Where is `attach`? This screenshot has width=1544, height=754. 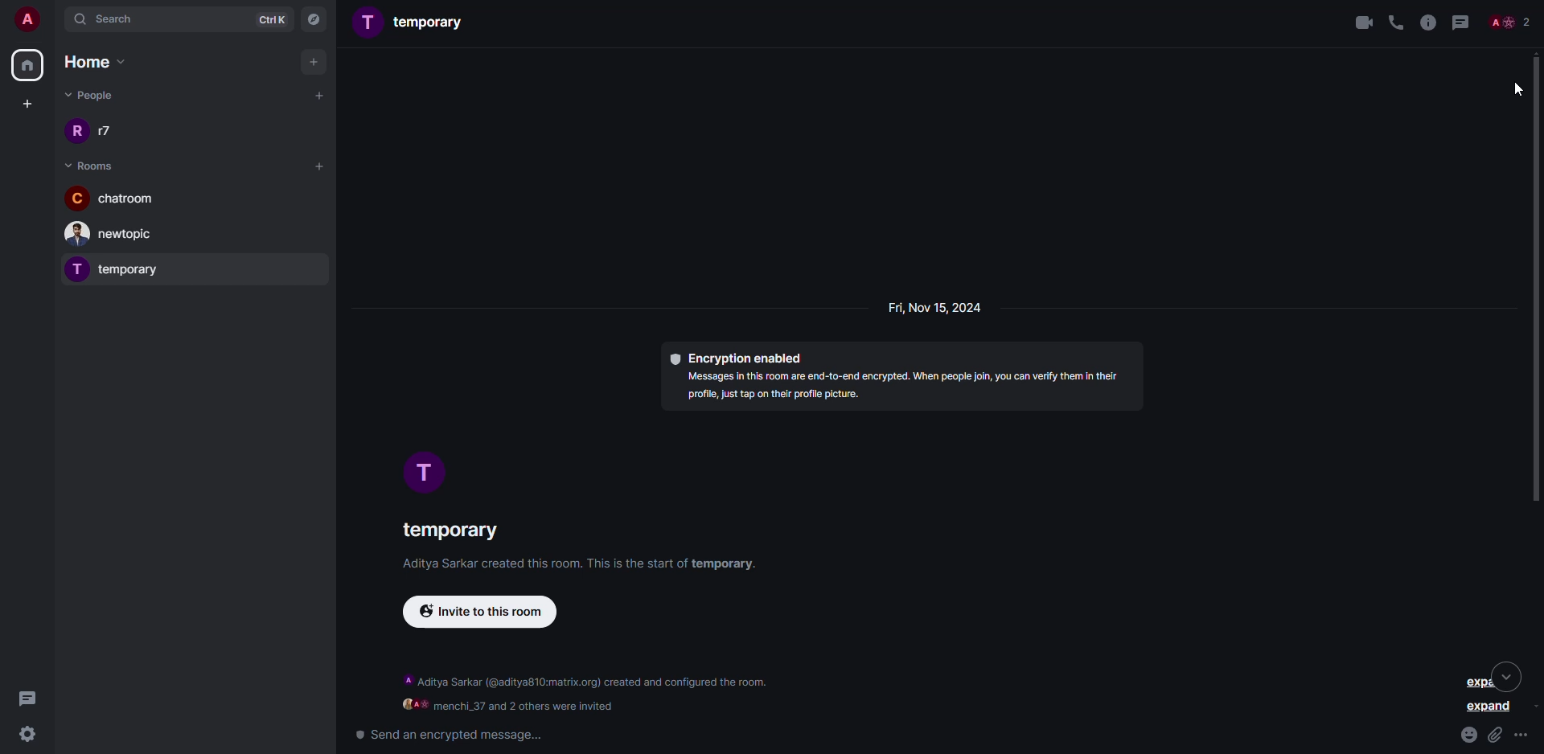 attach is located at coordinates (1496, 734).